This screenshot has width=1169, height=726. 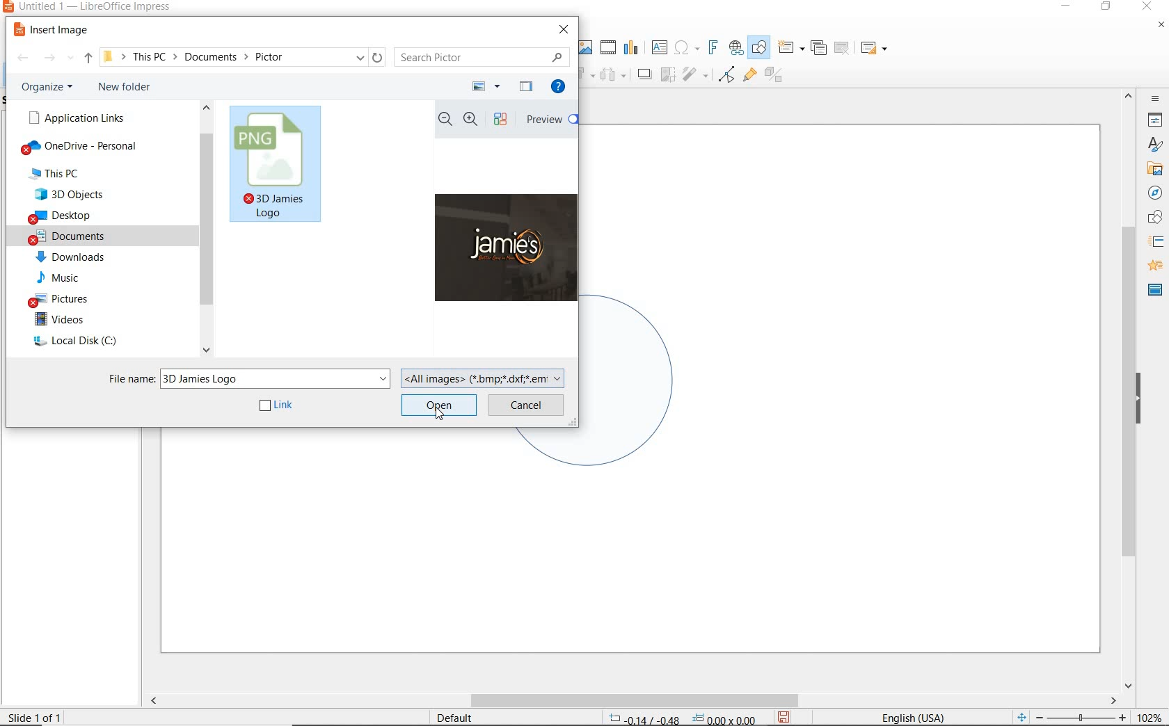 What do you see at coordinates (72, 320) in the screenshot?
I see `videos` at bounding box center [72, 320].